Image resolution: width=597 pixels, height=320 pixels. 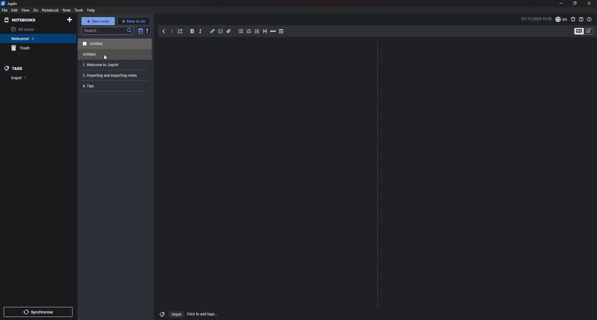 I want to click on sync, so click(x=38, y=312).